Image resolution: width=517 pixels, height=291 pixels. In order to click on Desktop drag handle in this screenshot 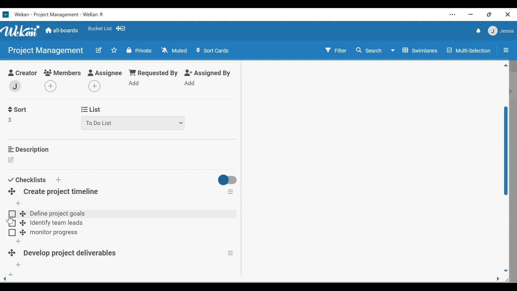, I will do `click(23, 223)`.